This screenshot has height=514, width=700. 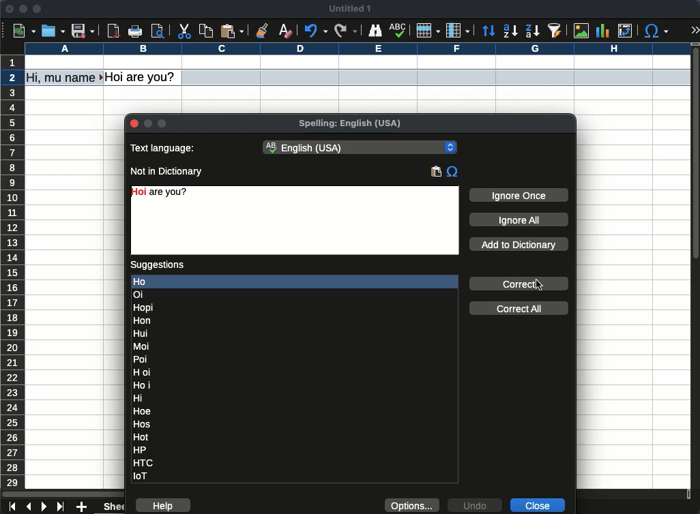 What do you see at coordinates (142, 333) in the screenshot?
I see `Hui` at bounding box center [142, 333].